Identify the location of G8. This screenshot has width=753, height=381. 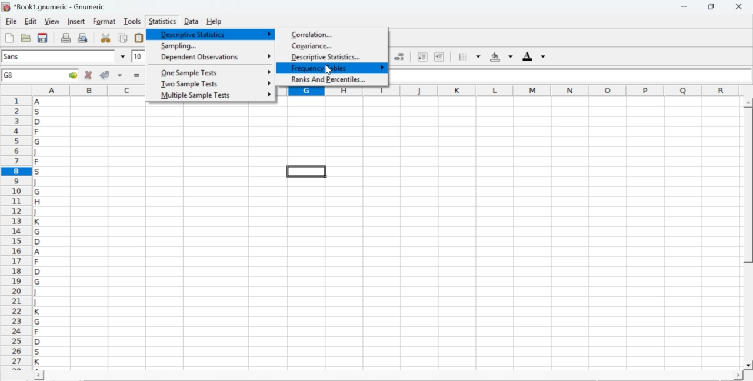
(10, 75).